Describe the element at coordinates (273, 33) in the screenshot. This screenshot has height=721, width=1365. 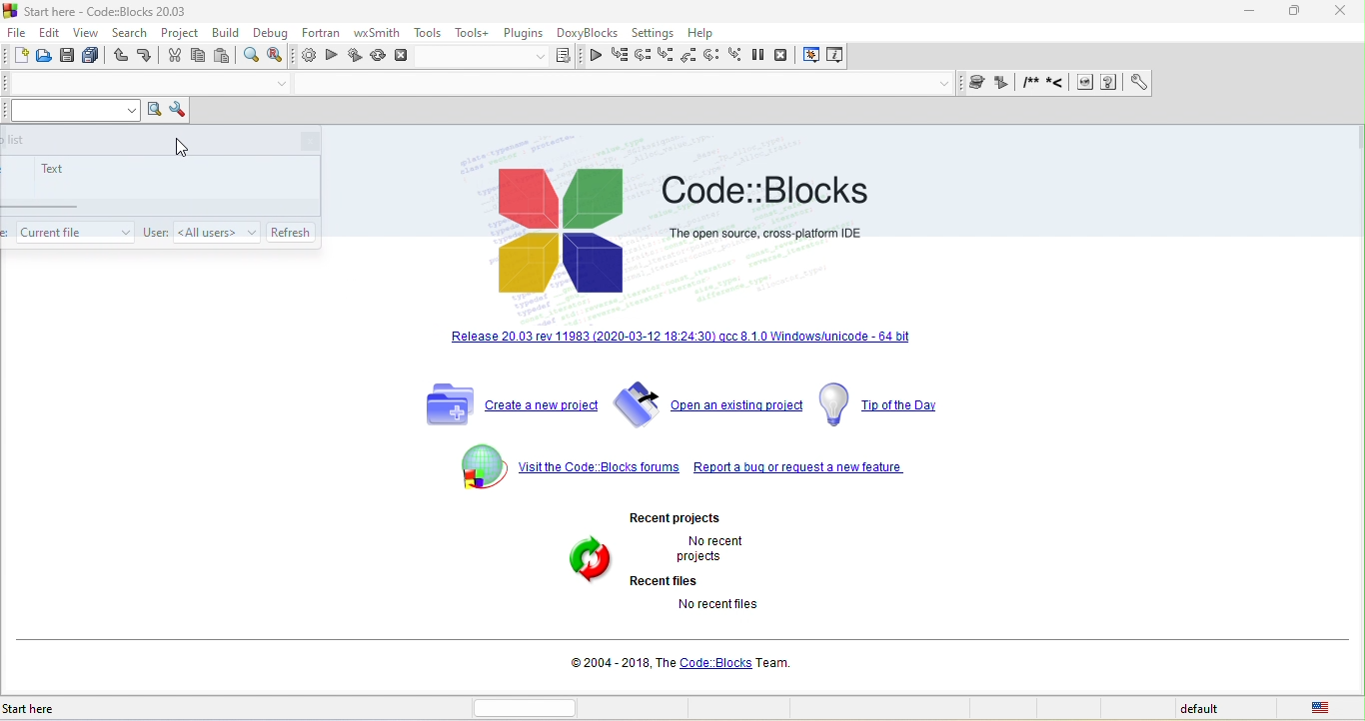
I see `debug` at that location.